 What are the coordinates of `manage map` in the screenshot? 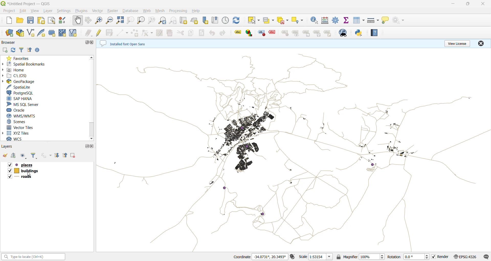 It's located at (23, 156).